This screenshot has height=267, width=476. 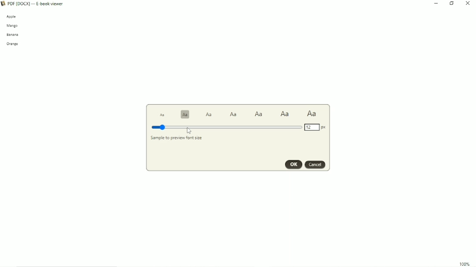 What do you see at coordinates (11, 17) in the screenshot?
I see `apple` at bounding box center [11, 17].